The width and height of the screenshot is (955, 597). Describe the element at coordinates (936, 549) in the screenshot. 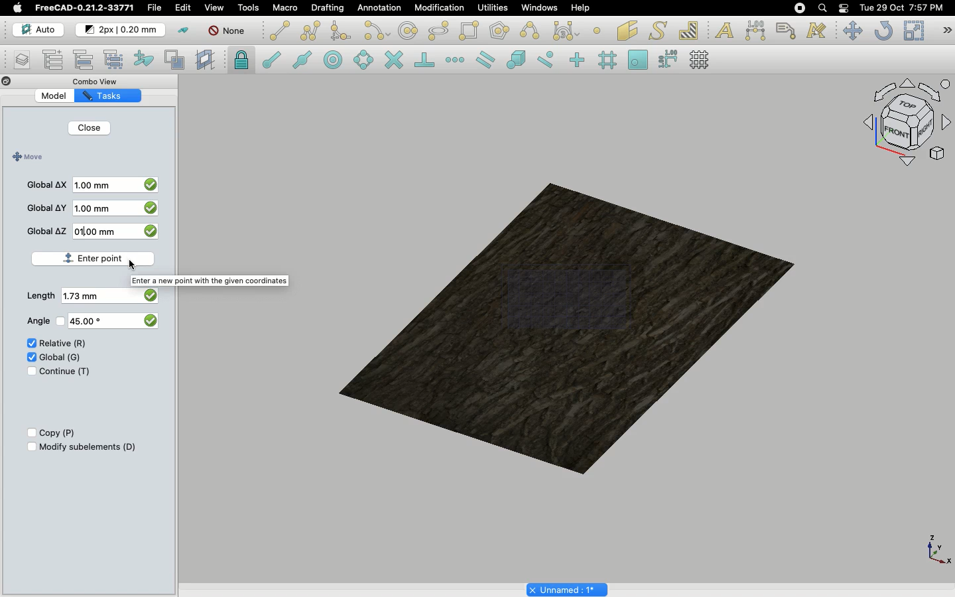

I see `Axis` at that location.